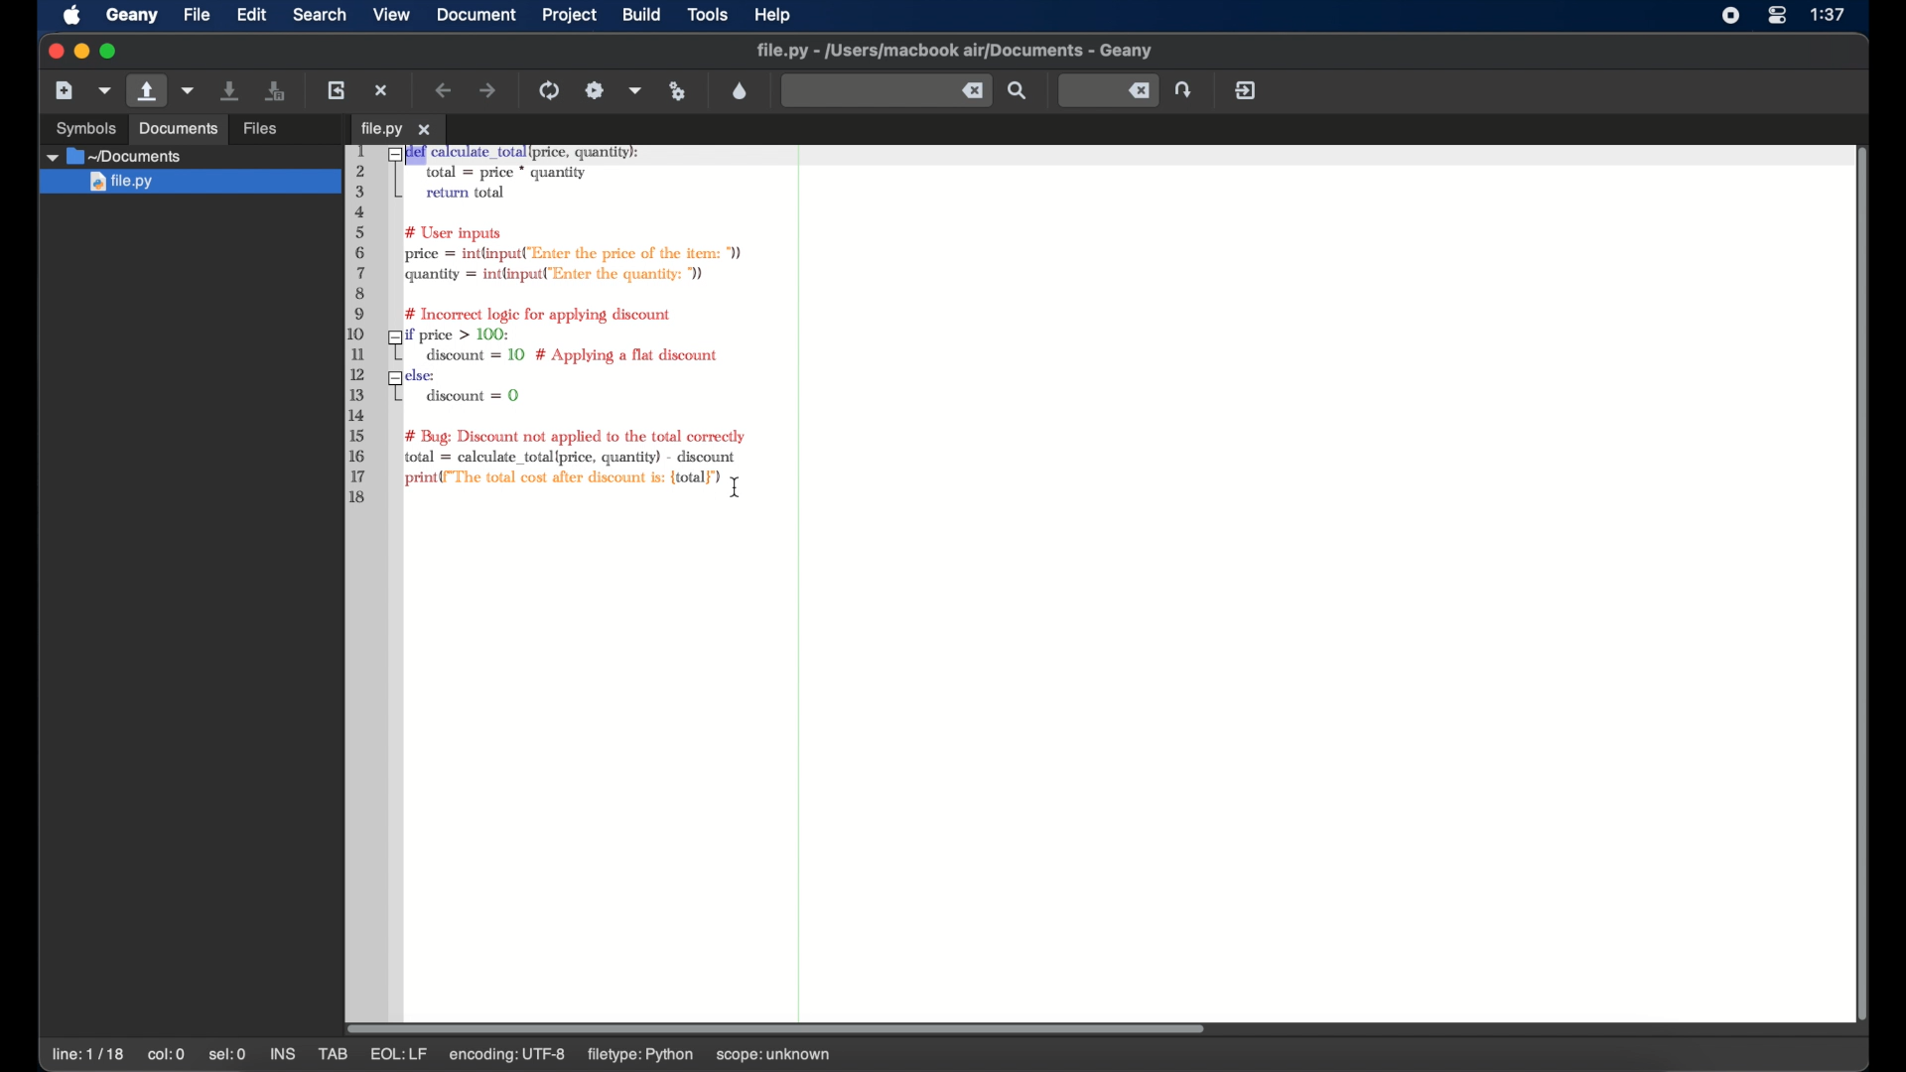  Describe the element at coordinates (197, 15) in the screenshot. I see `file` at that location.